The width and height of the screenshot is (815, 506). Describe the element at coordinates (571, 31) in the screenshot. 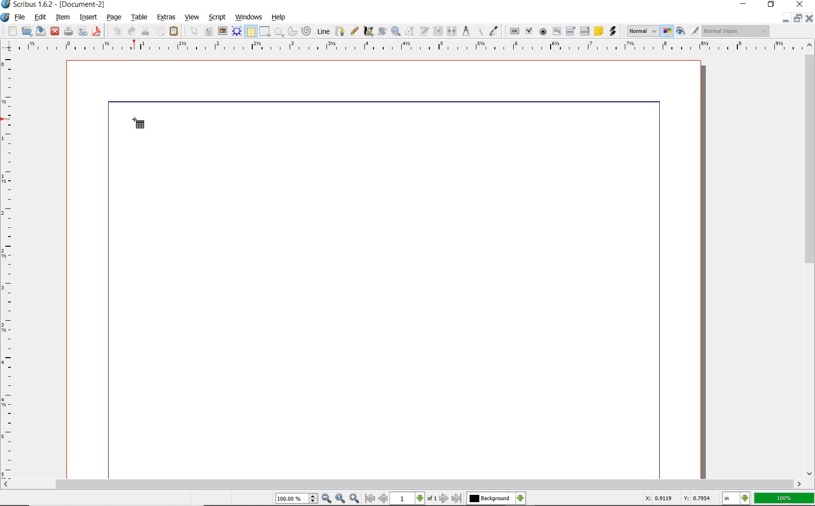

I see `pdf combo box` at that location.